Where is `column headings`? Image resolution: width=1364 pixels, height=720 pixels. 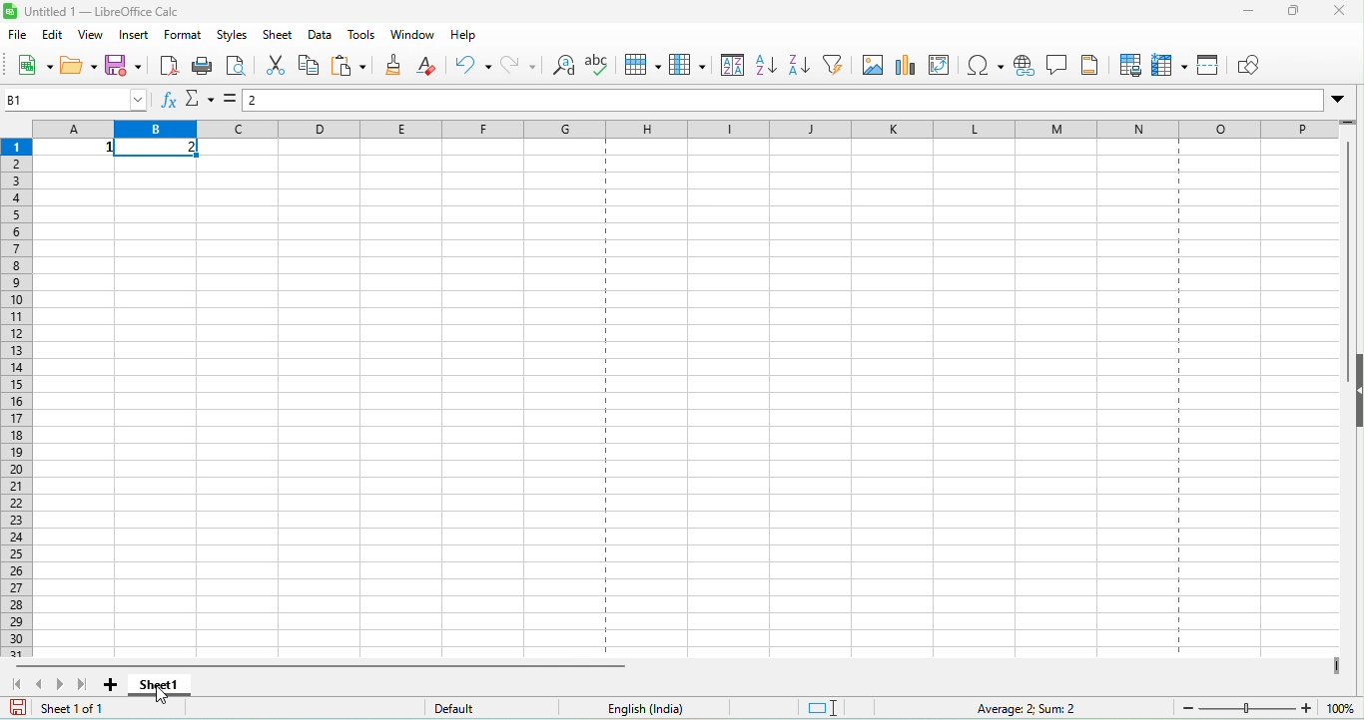
column headings is located at coordinates (683, 129).